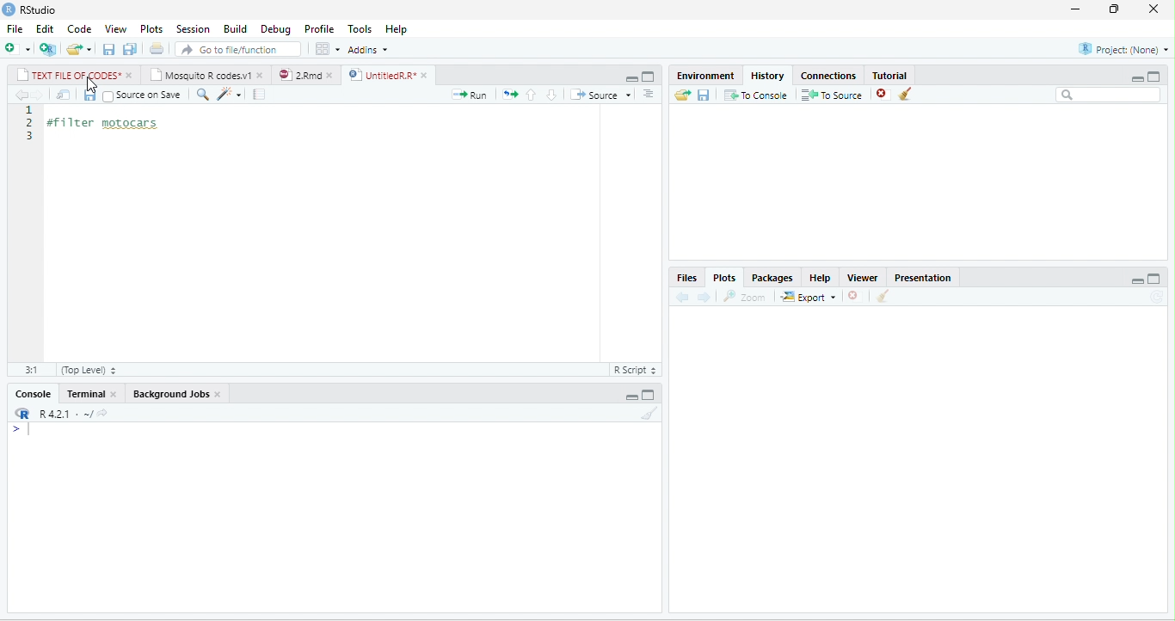  What do you see at coordinates (319, 29) in the screenshot?
I see `Profile` at bounding box center [319, 29].